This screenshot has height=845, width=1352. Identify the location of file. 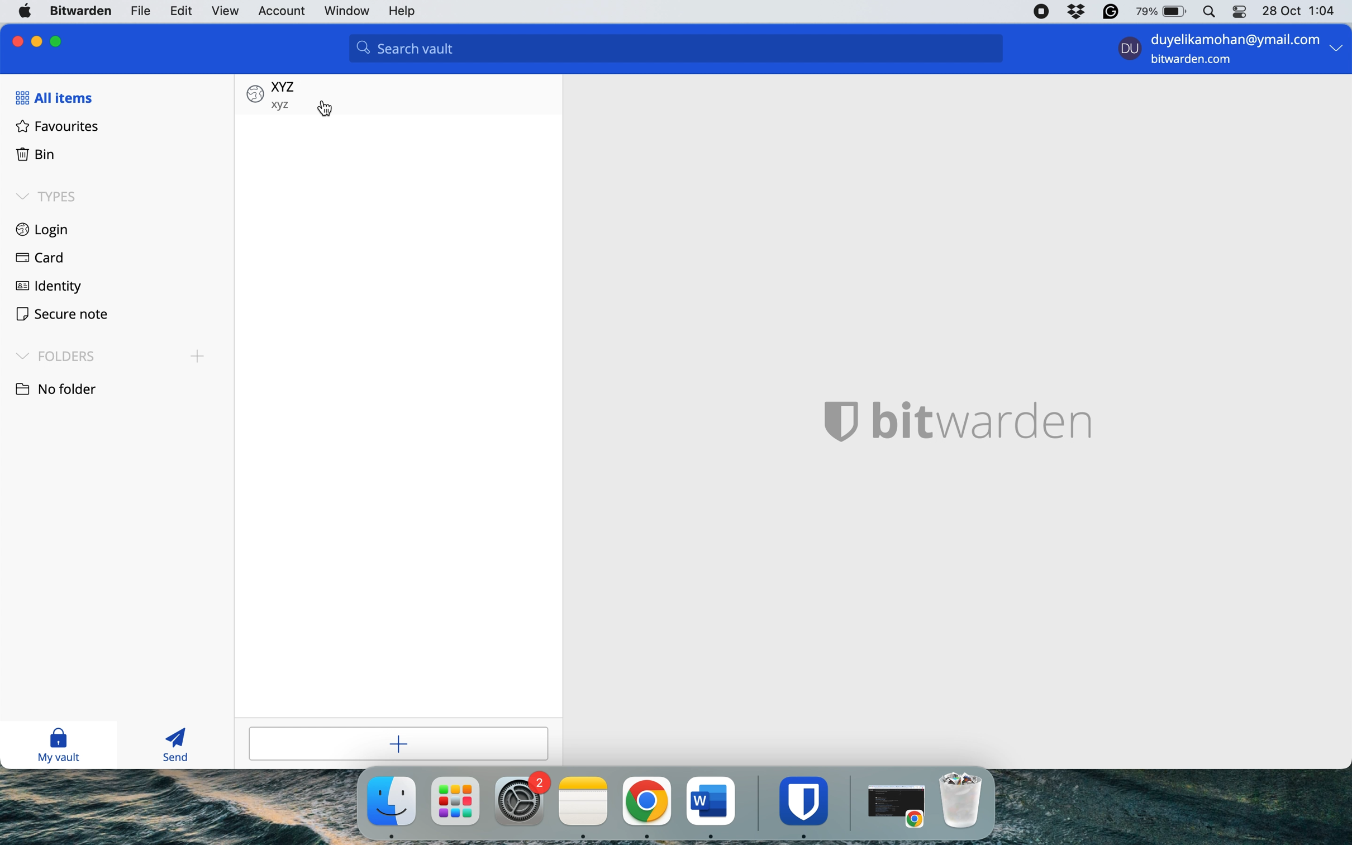
(139, 11).